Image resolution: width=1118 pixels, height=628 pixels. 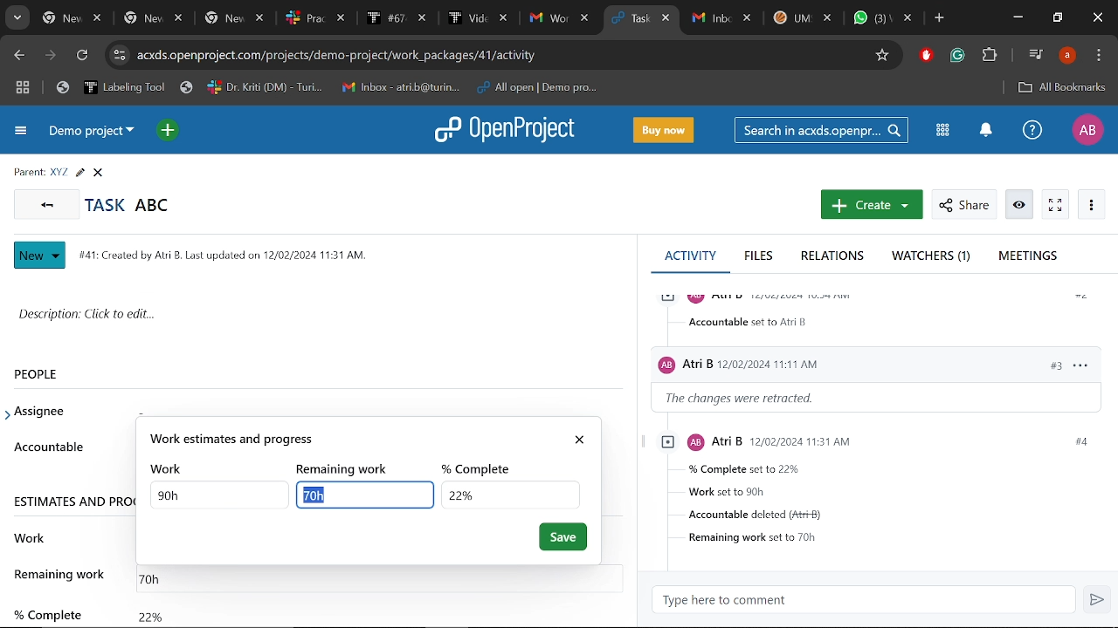 I want to click on scrollbar, so click(x=633, y=380).